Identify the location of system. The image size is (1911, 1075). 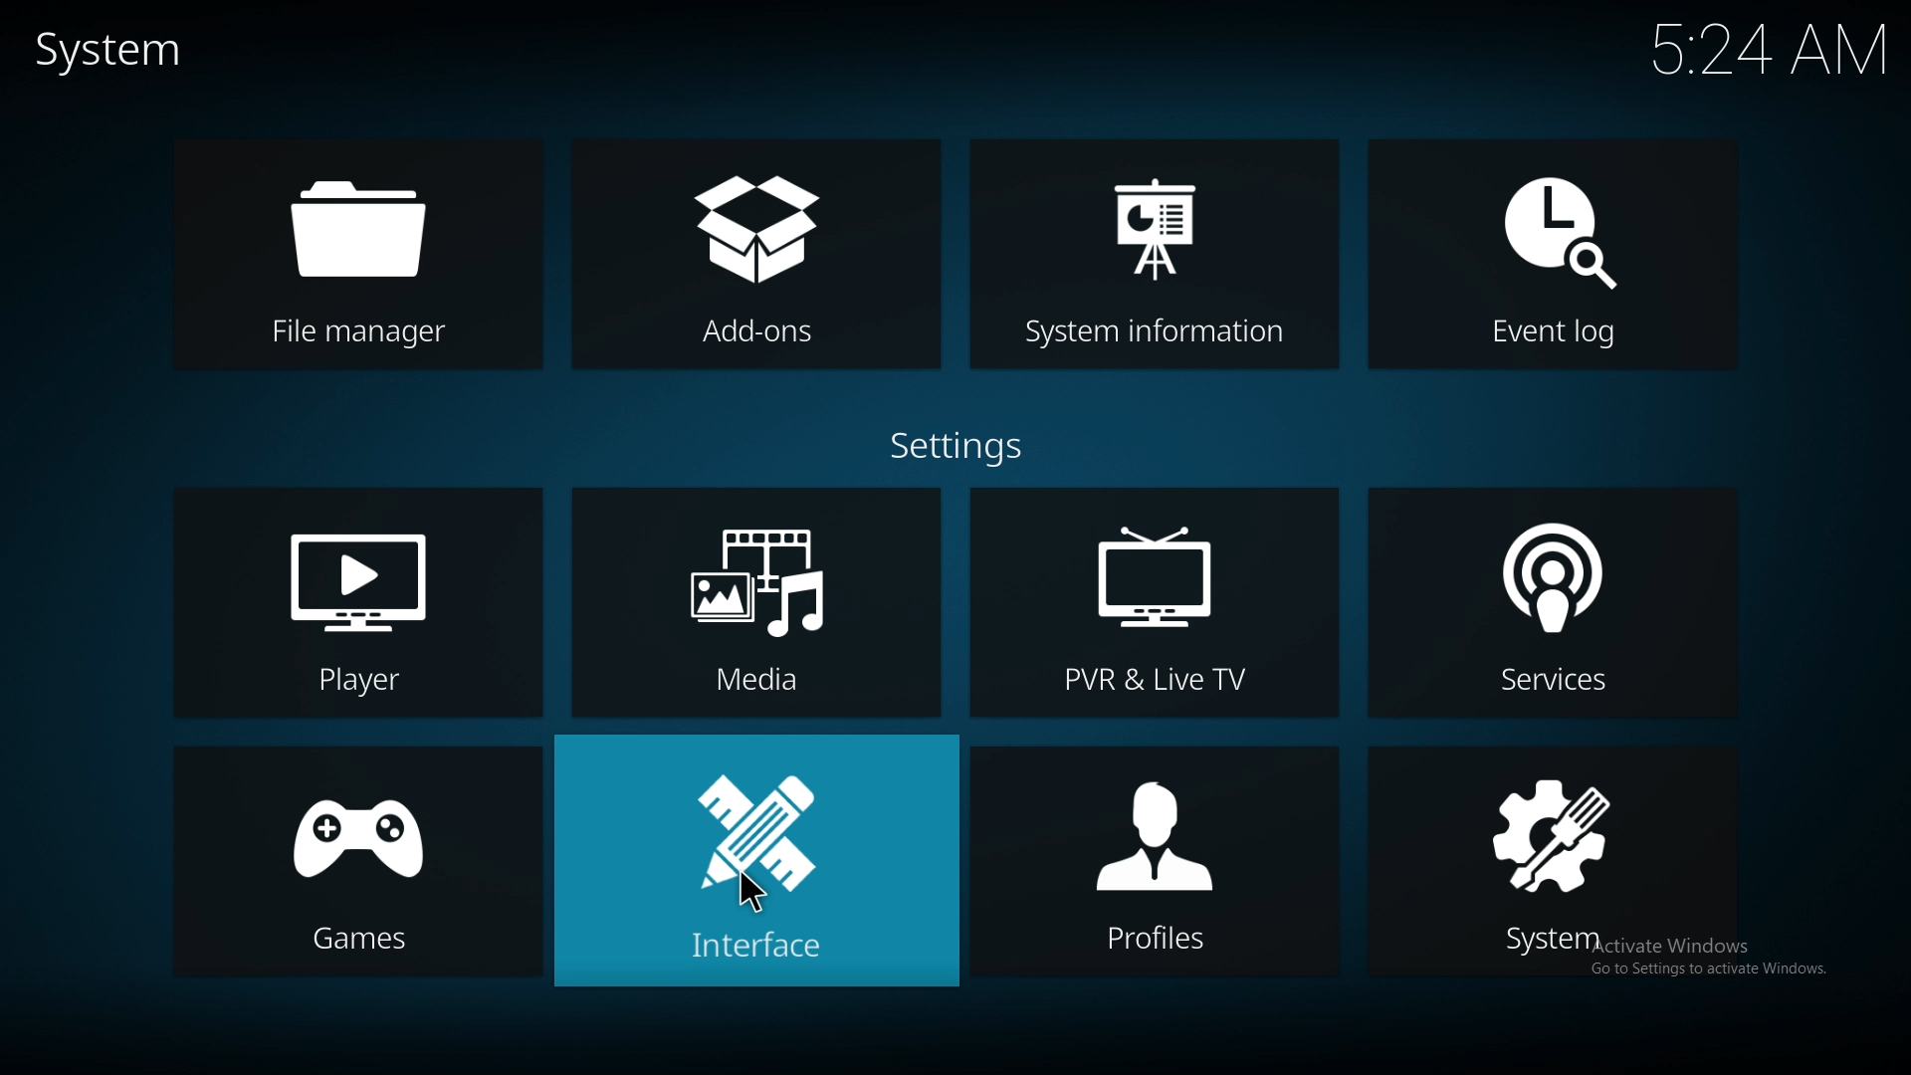
(114, 49).